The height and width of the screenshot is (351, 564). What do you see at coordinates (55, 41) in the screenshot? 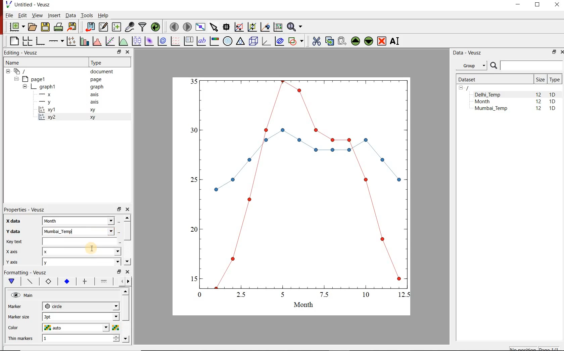
I see `Add an axis to the plot` at bounding box center [55, 41].